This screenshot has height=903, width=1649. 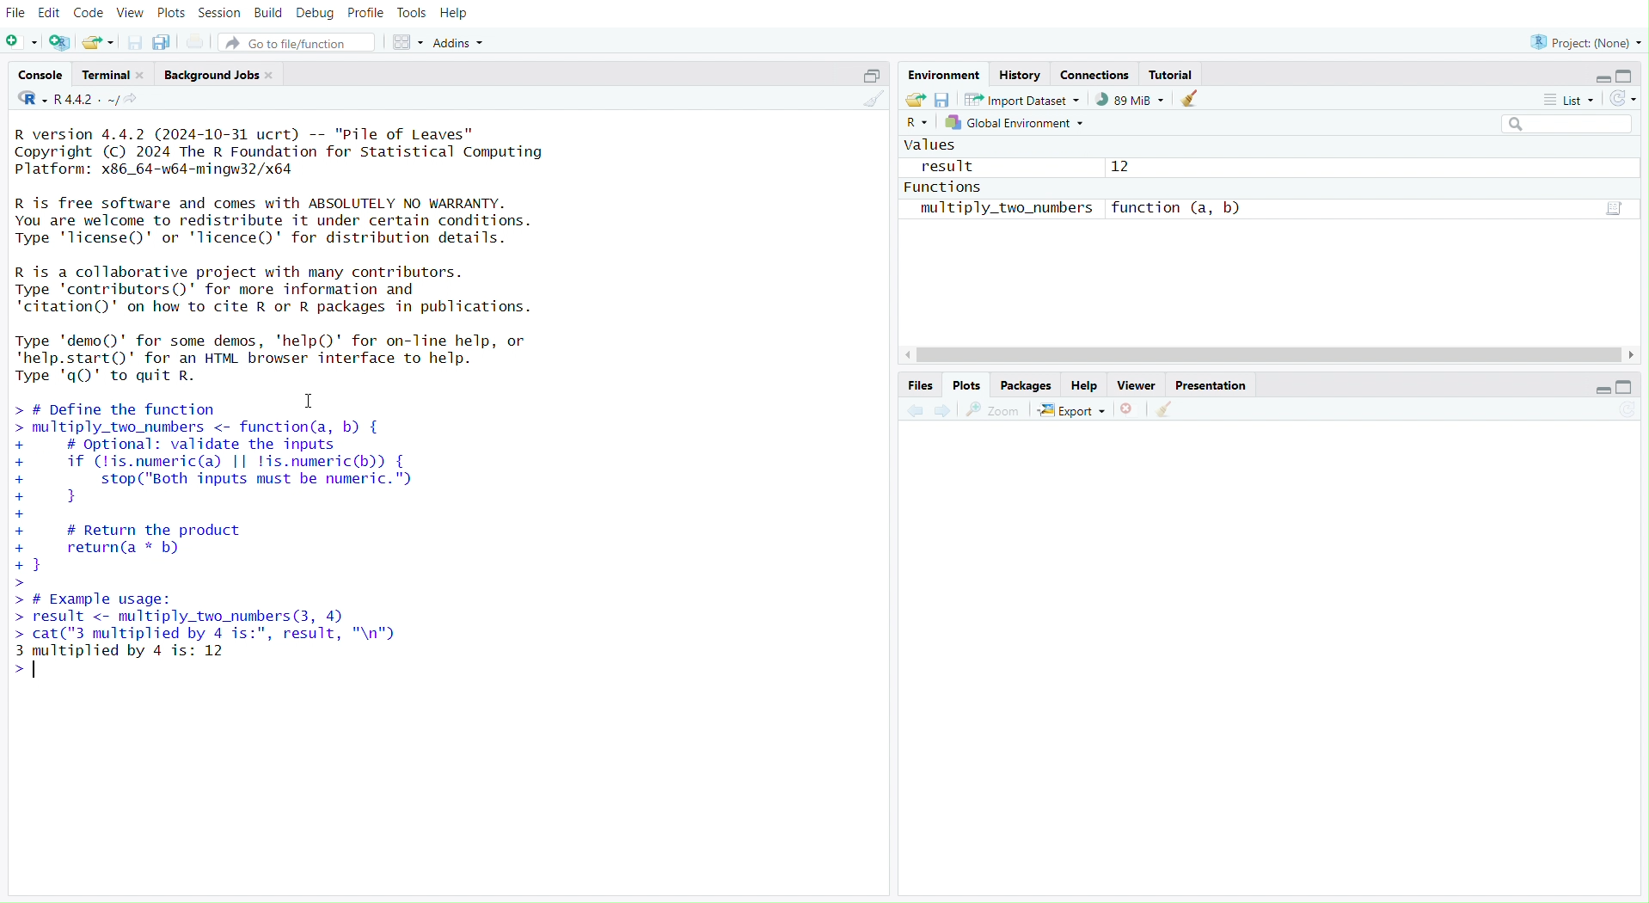 I want to click on Presentation, so click(x=1211, y=386).